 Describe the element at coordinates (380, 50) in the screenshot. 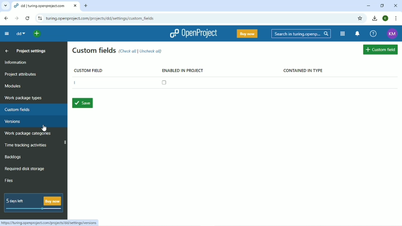

I see `Add custom field` at that location.